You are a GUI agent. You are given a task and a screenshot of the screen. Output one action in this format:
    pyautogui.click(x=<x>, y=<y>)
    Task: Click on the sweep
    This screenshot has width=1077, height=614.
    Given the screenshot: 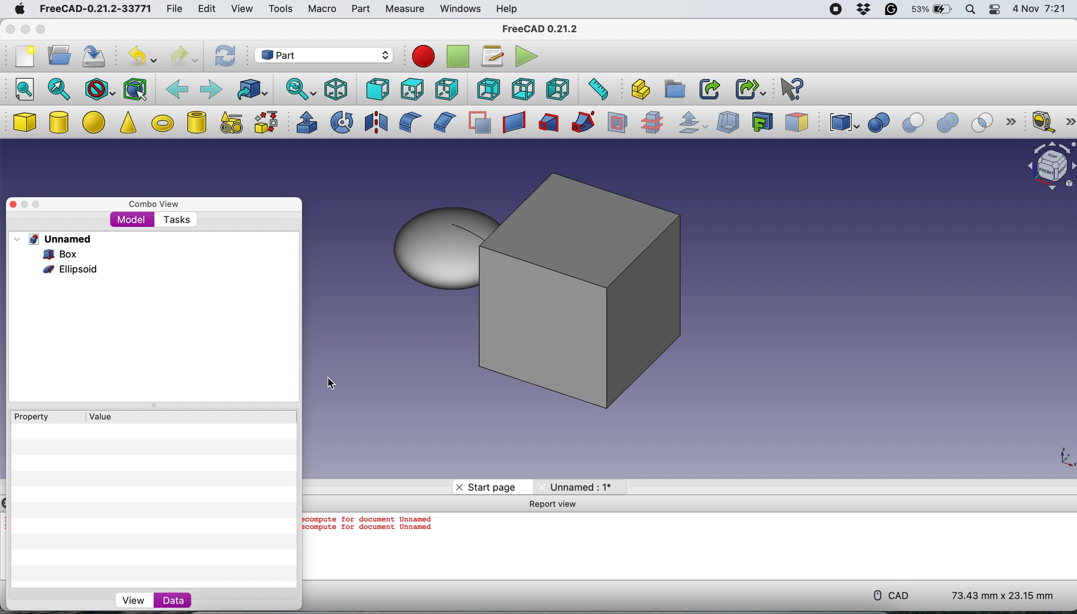 What is the action you would take?
    pyautogui.click(x=580, y=123)
    